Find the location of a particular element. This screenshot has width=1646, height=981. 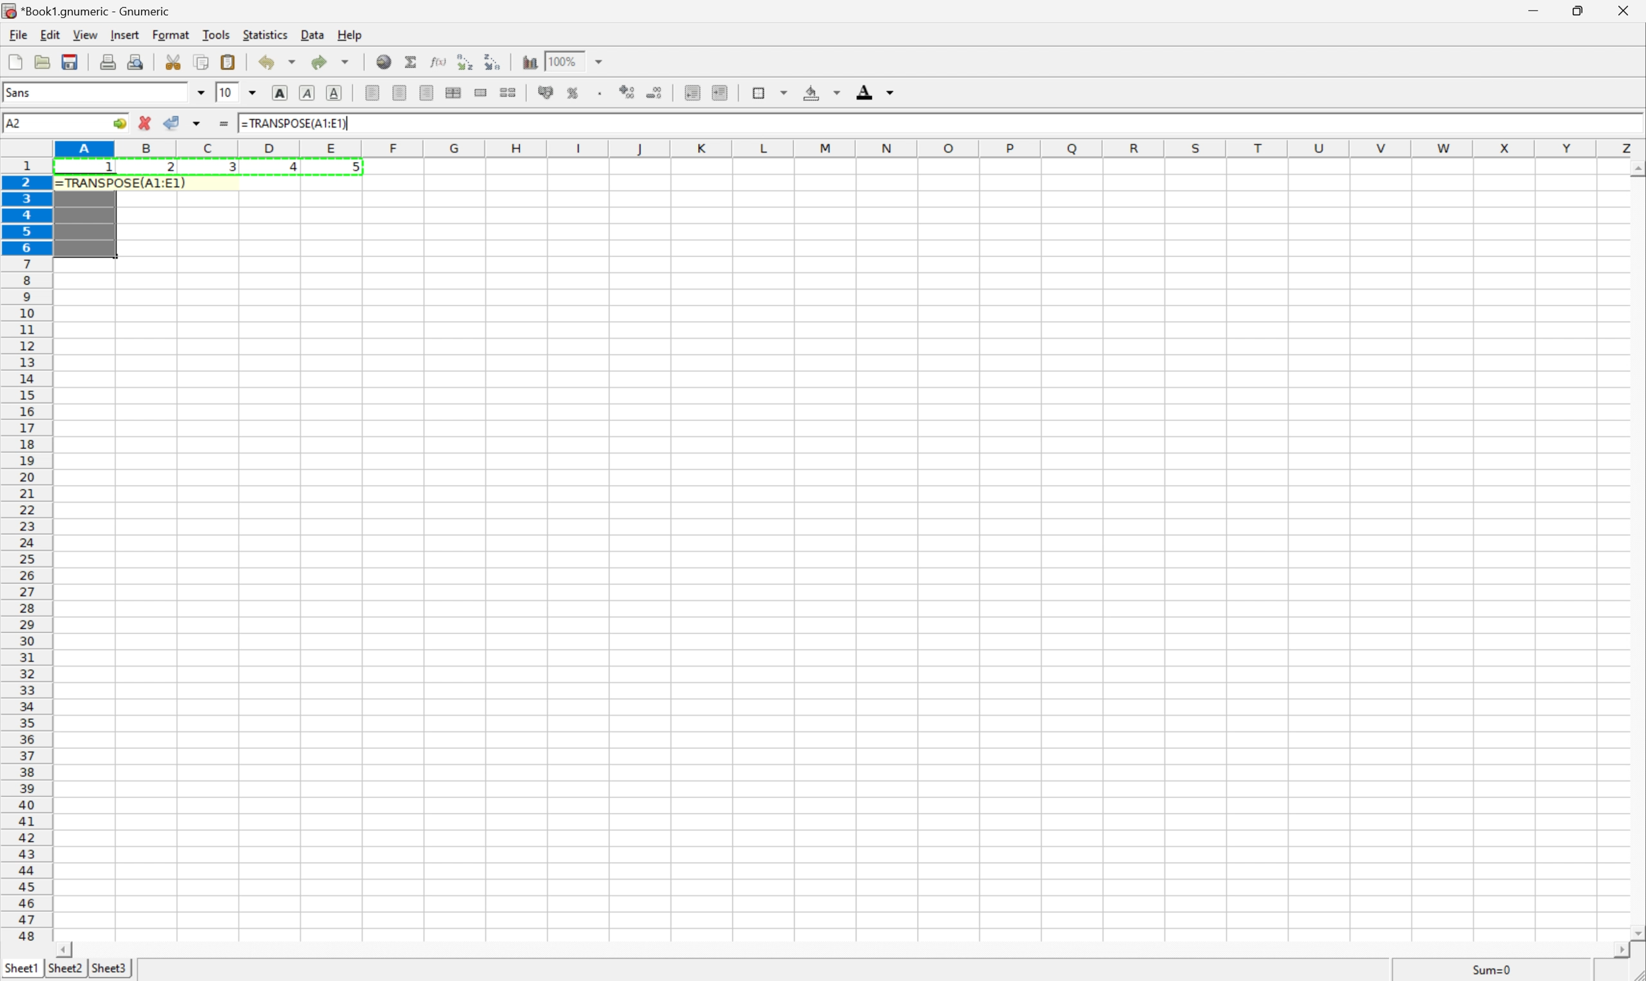

scroll left is located at coordinates (68, 950).